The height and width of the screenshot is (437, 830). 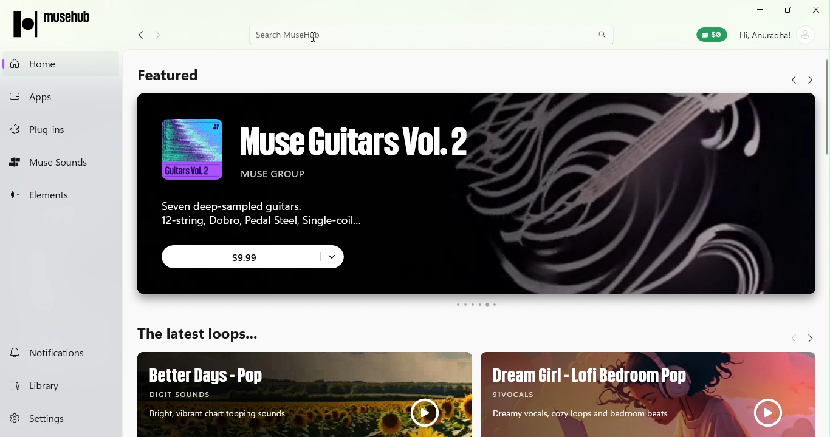 What do you see at coordinates (471, 196) in the screenshot?
I see `Ad` at bounding box center [471, 196].